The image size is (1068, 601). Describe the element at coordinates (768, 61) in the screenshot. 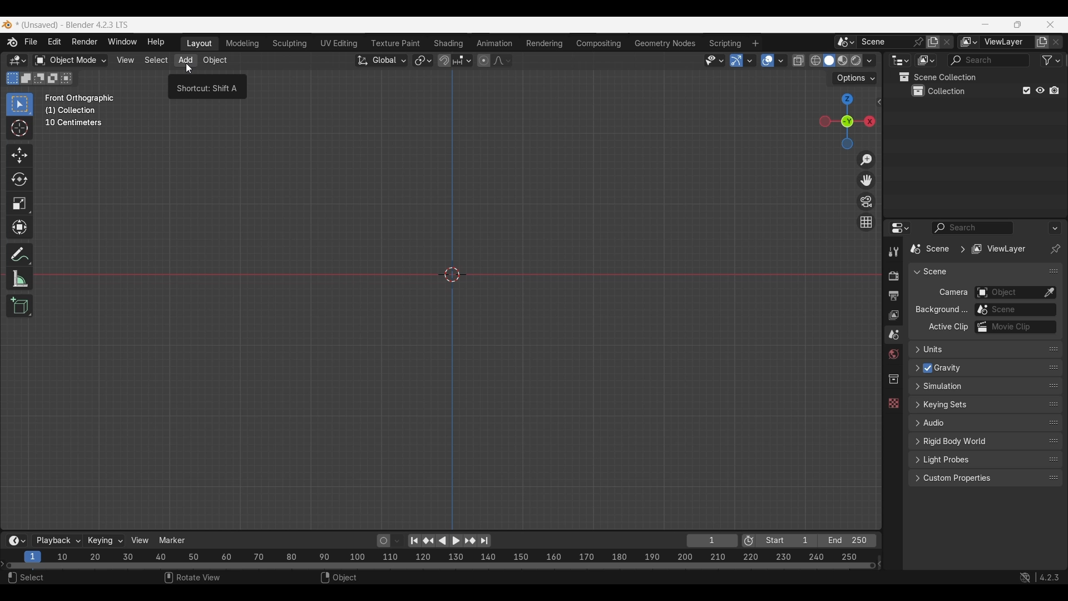

I see `Show overlay` at that location.